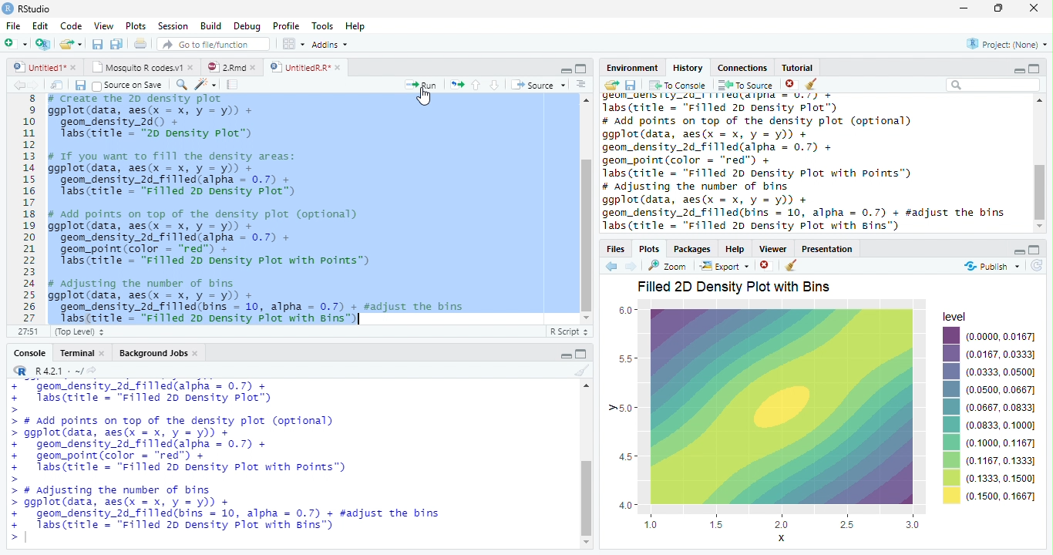  Describe the element at coordinates (29, 354) in the screenshot. I see `Console` at that location.